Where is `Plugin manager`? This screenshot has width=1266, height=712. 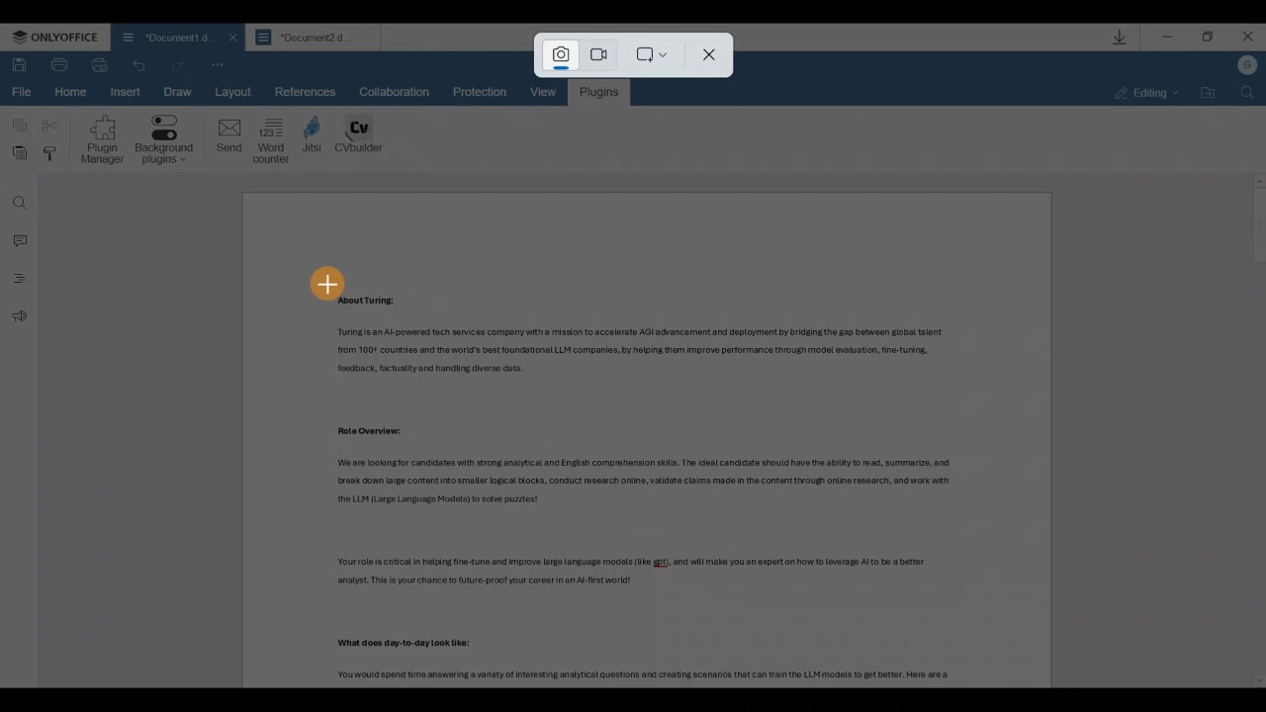 Plugin manager is located at coordinates (101, 141).